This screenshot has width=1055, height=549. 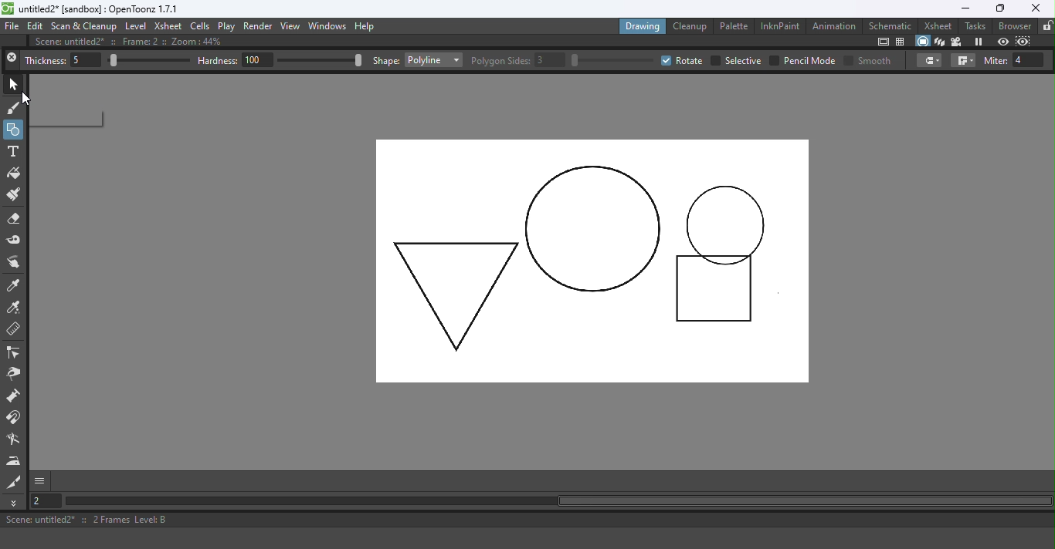 I want to click on Cleanup, so click(x=690, y=26).